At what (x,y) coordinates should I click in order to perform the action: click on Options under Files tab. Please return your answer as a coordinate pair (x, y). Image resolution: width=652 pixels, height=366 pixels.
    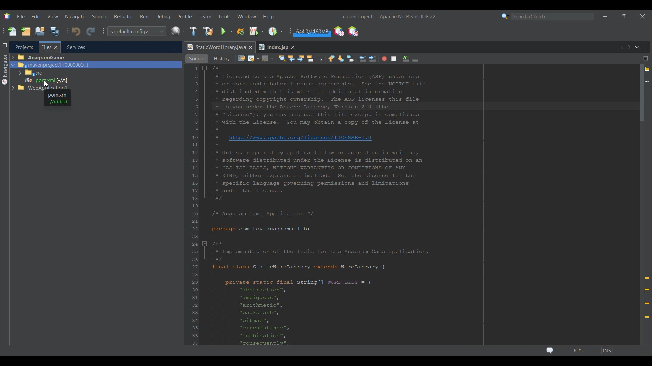
    Looking at the image, I should click on (48, 73).